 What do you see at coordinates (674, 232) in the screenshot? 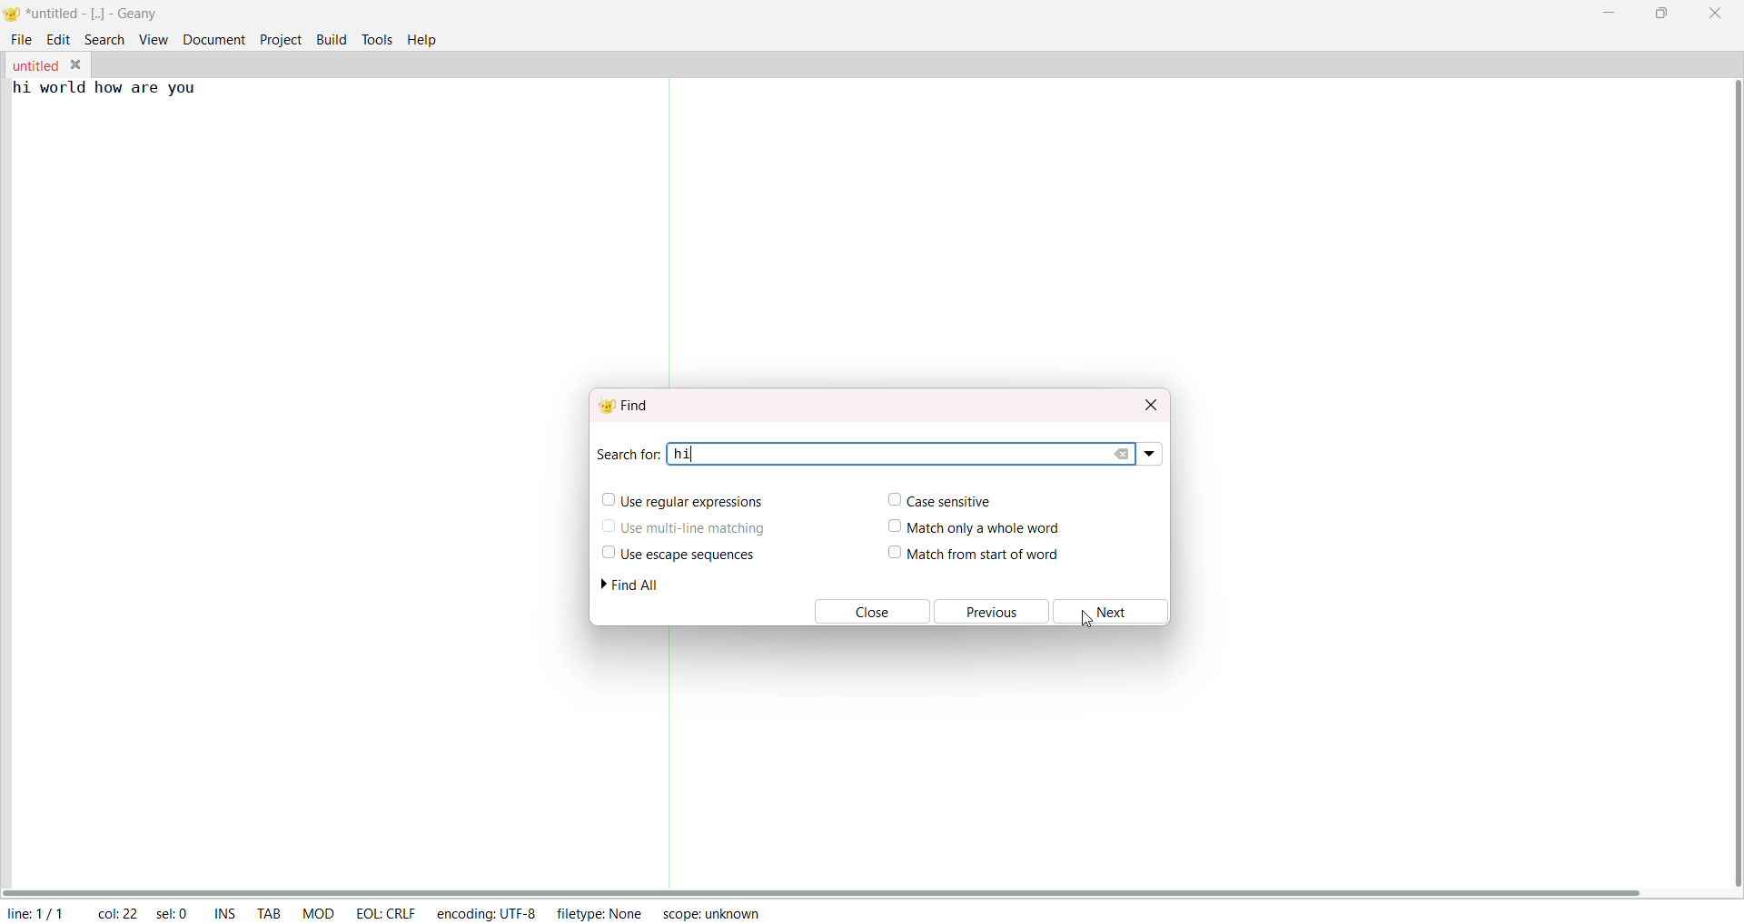
I see `separator` at bounding box center [674, 232].